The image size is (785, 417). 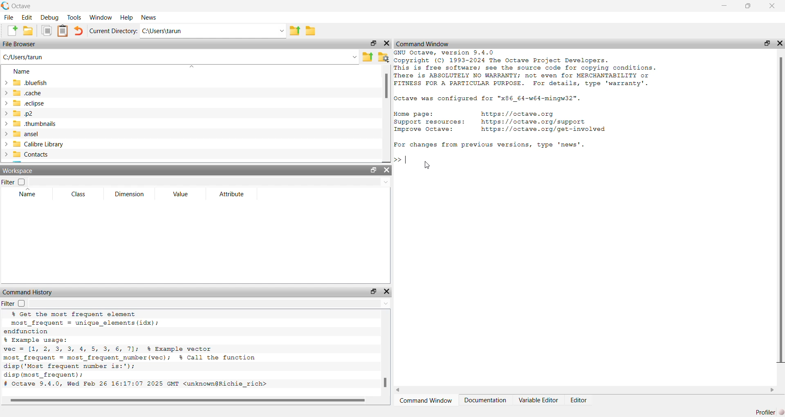 What do you see at coordinates (780, 218) in the screenshot?
I see `vertical scroll bar` at bounding box center [780, 218].